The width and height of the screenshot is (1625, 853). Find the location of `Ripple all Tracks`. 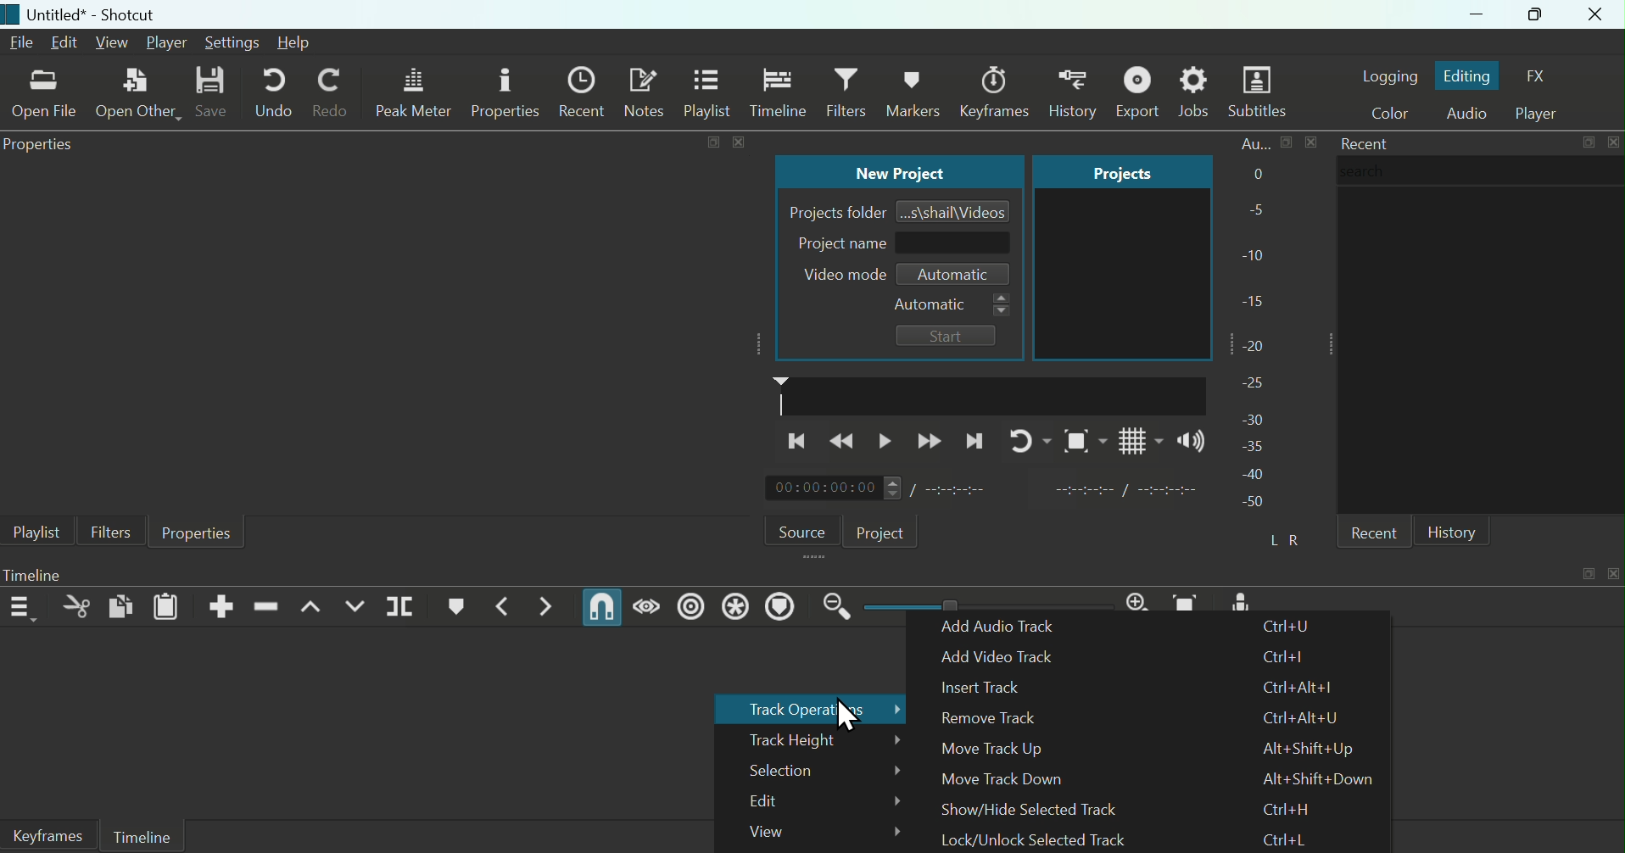

Ripple all Tracks is located at coordinates (735, 606).